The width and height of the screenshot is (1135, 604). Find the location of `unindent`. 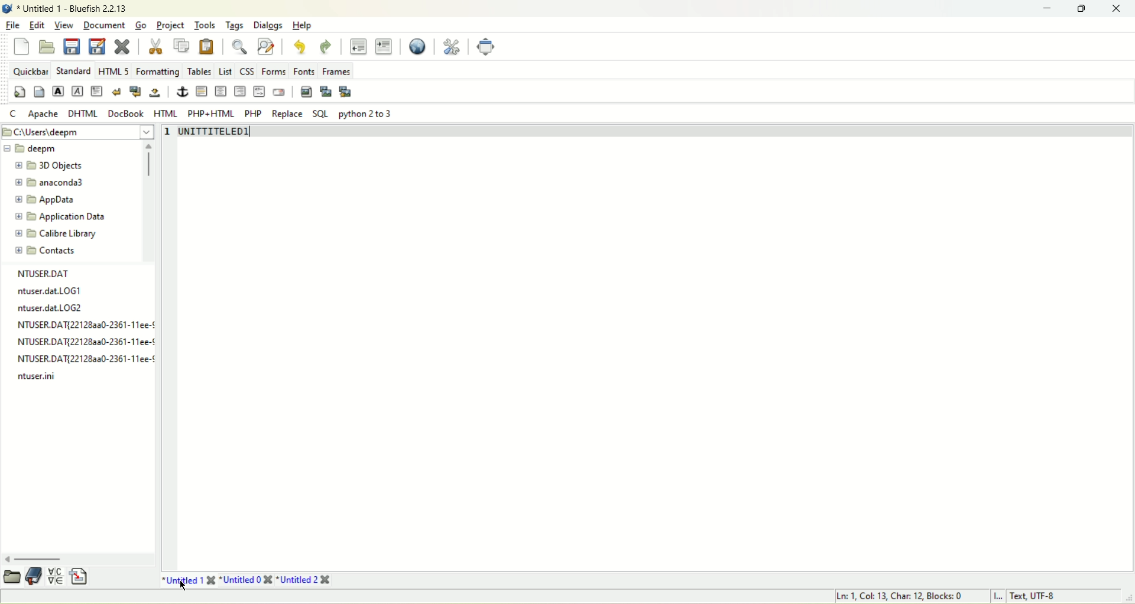

unindent is located at coordinates (357, 47).